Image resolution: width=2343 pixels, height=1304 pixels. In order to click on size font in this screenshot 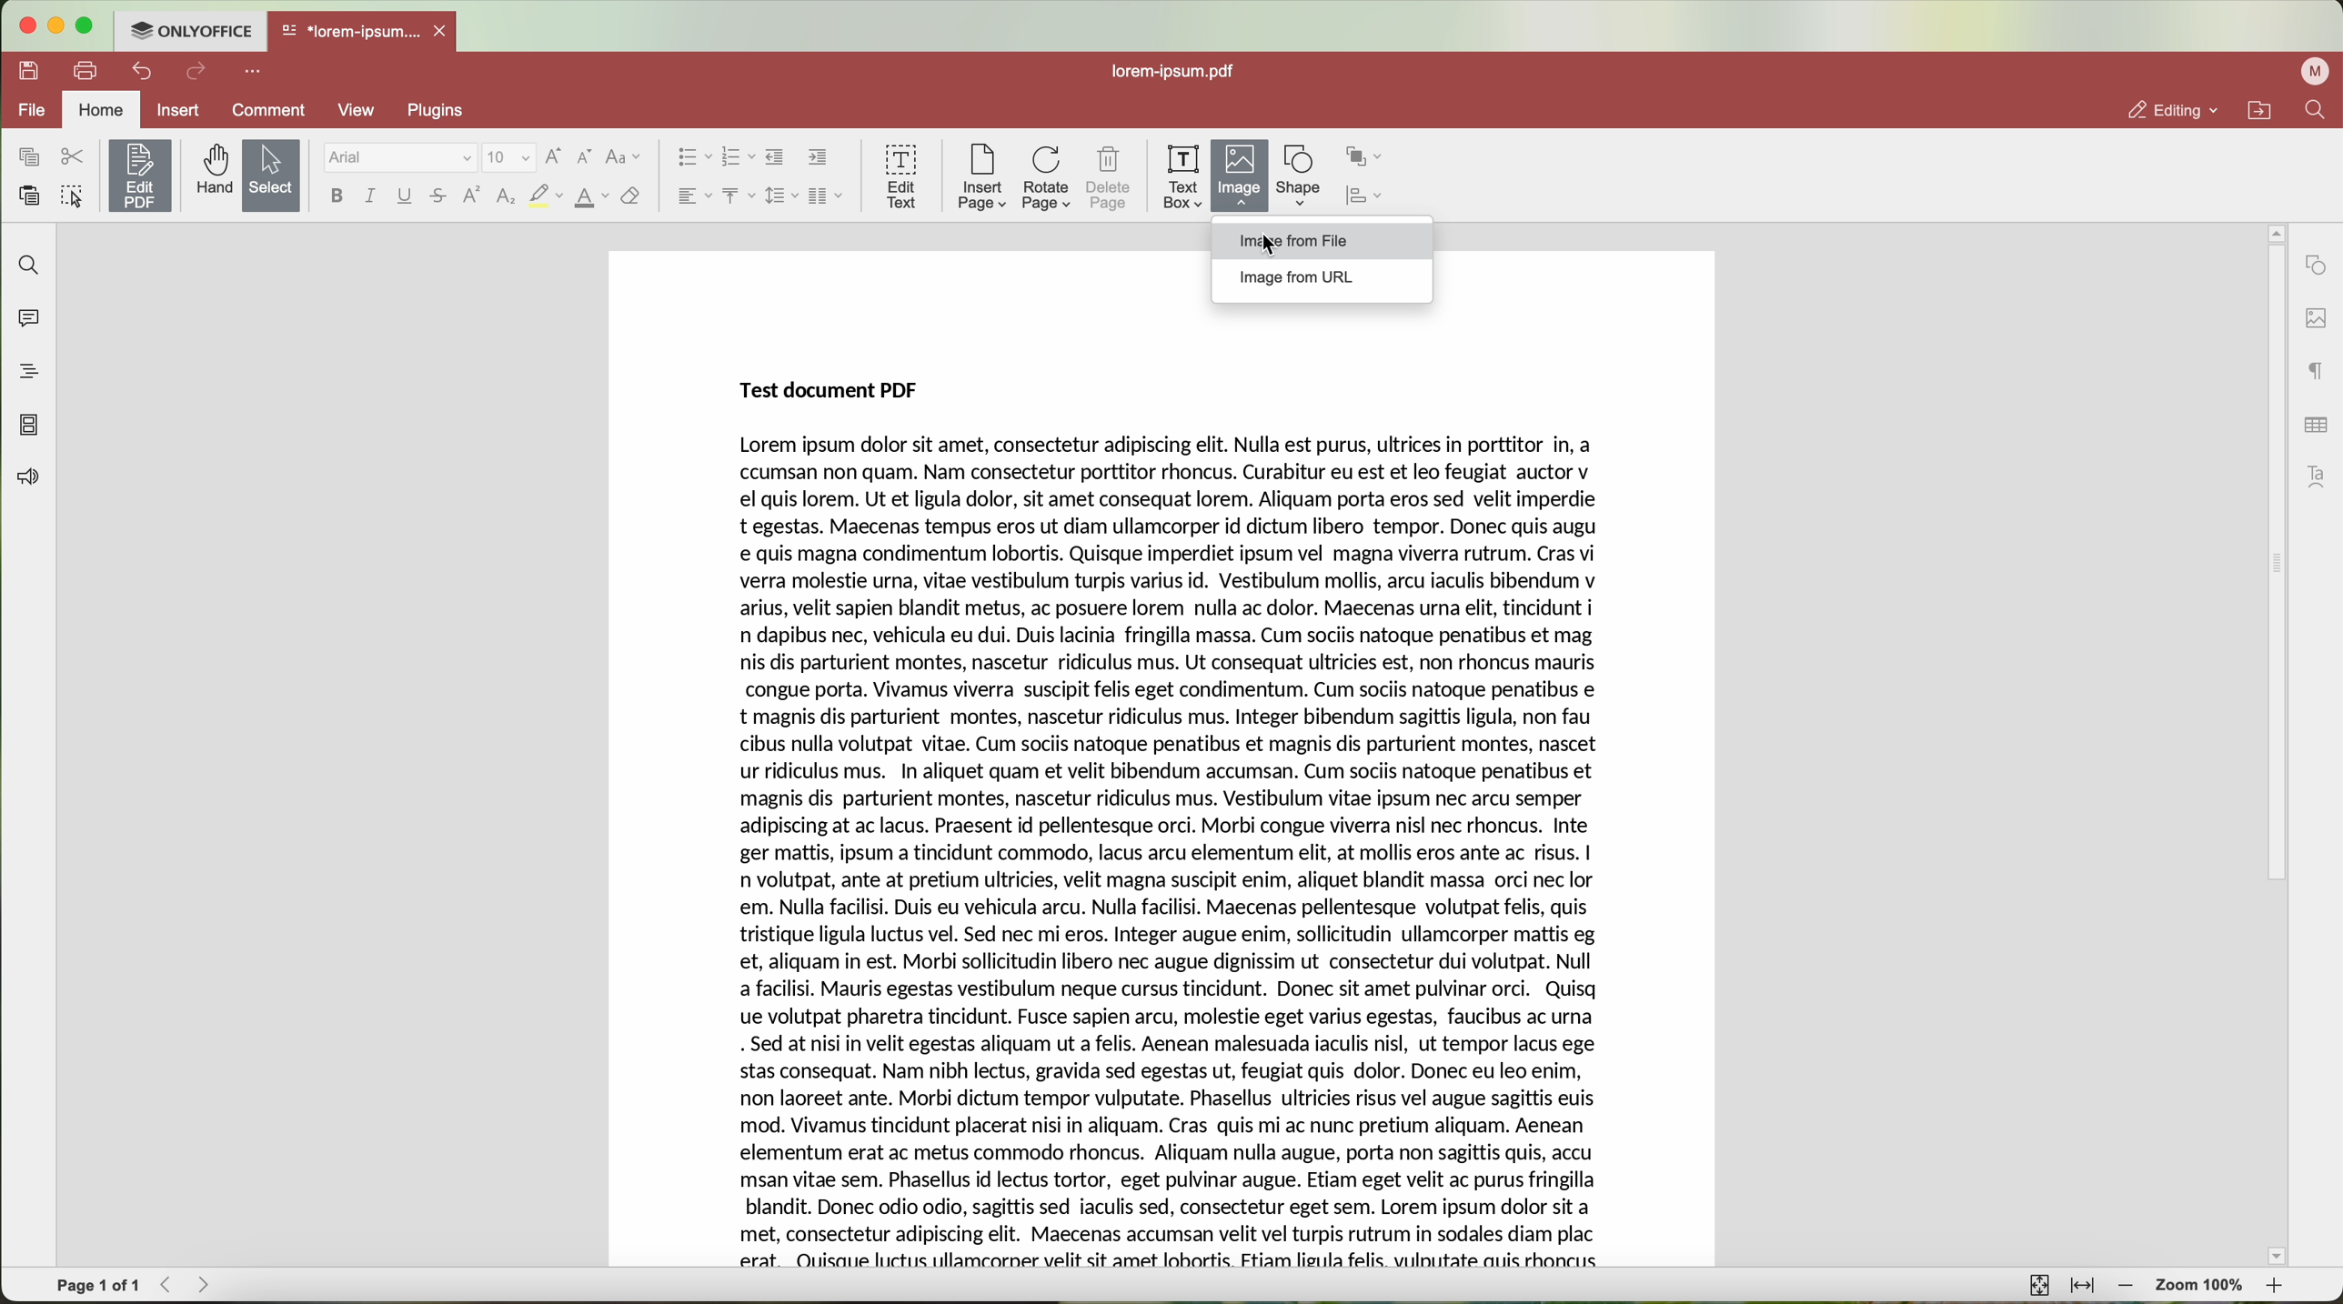, I will do `click(509, 158)`.